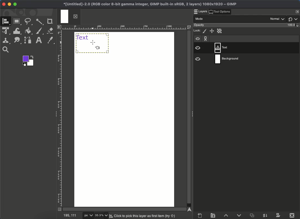 The width and height of the screenshot is (300, 219). I want to click on Scroll, so click(126, 209).